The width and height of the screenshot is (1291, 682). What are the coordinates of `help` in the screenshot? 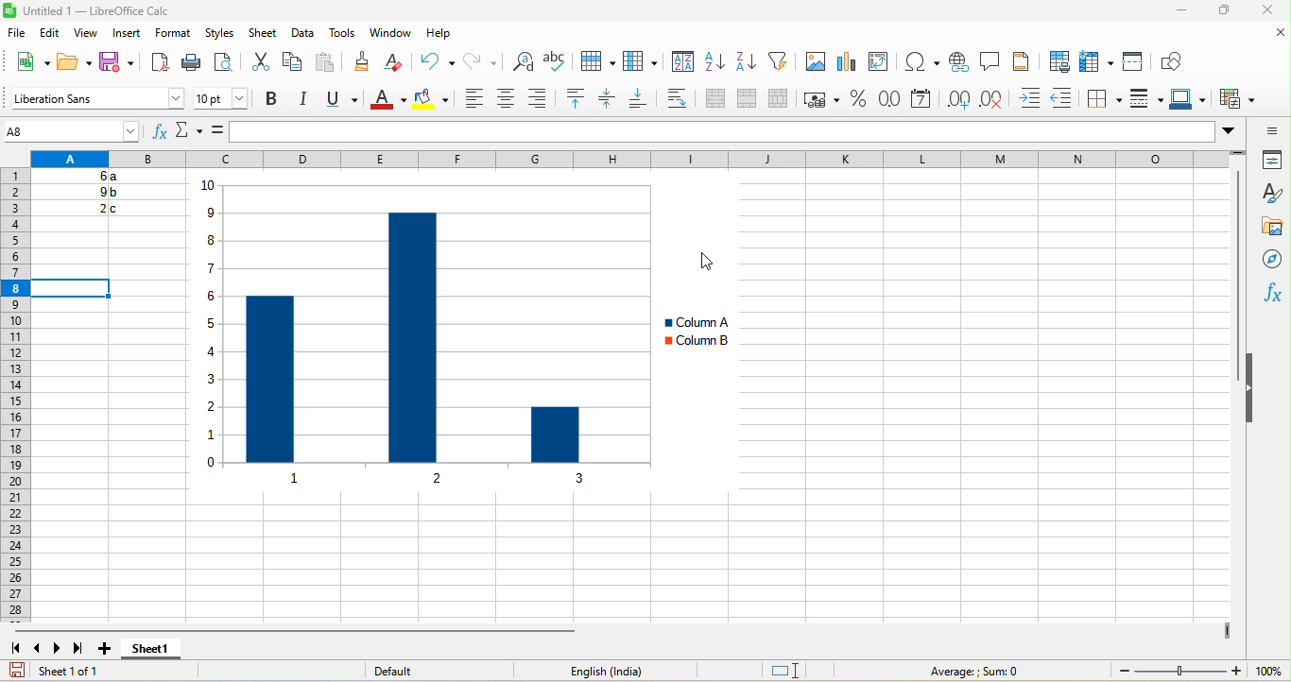 It's located at (439, 33).